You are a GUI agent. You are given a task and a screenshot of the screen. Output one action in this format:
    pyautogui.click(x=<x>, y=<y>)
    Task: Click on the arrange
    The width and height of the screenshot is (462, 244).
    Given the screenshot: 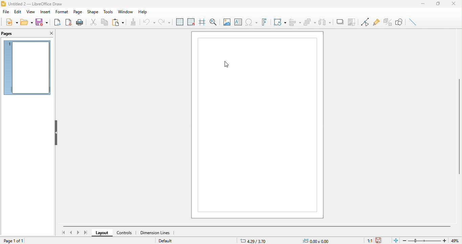 What is the action you would take?
    pyautogui.click(x=310, y=21)
    